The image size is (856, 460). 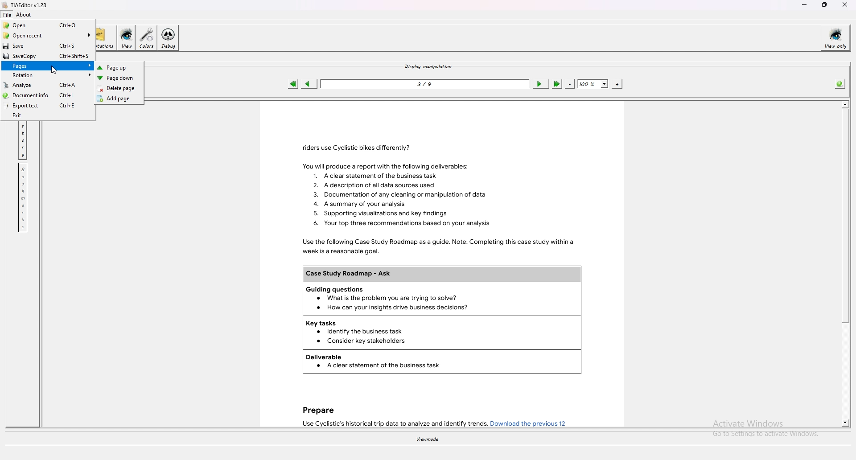 I want to click on view only, so click(x=835, y=37).